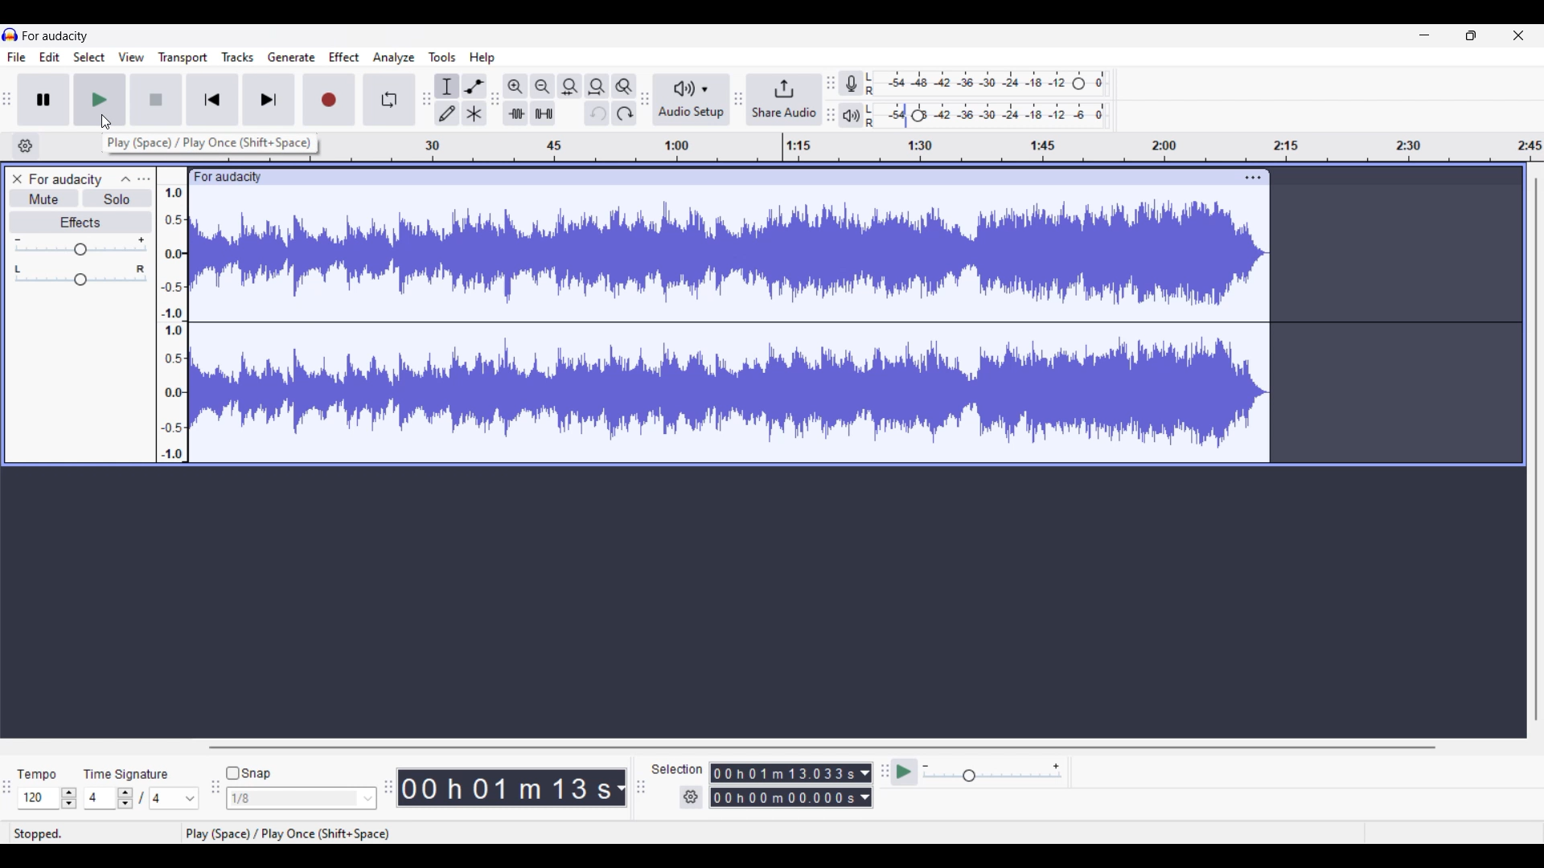 This screenshot has width=1544, height=868. What do you see at coordinates (730, 324) in the screenshot?
I see `Current track` at bounding box center [730, 324].